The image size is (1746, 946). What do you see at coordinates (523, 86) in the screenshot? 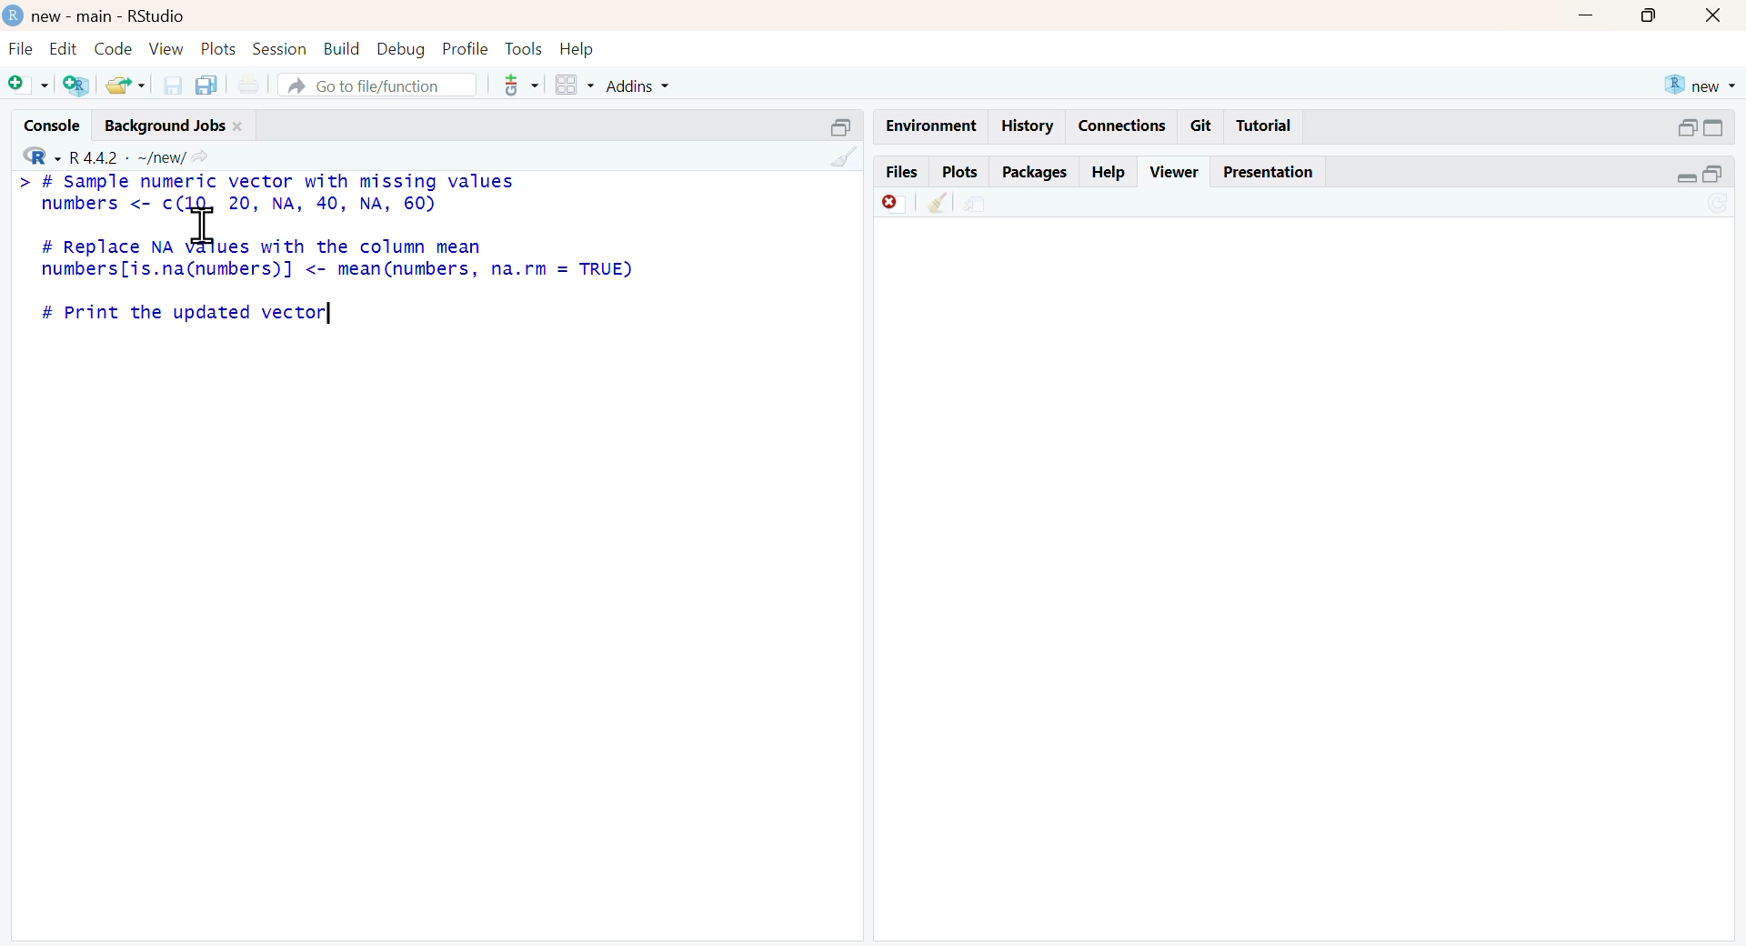
I see `tools` at bounding box center [523, 86].